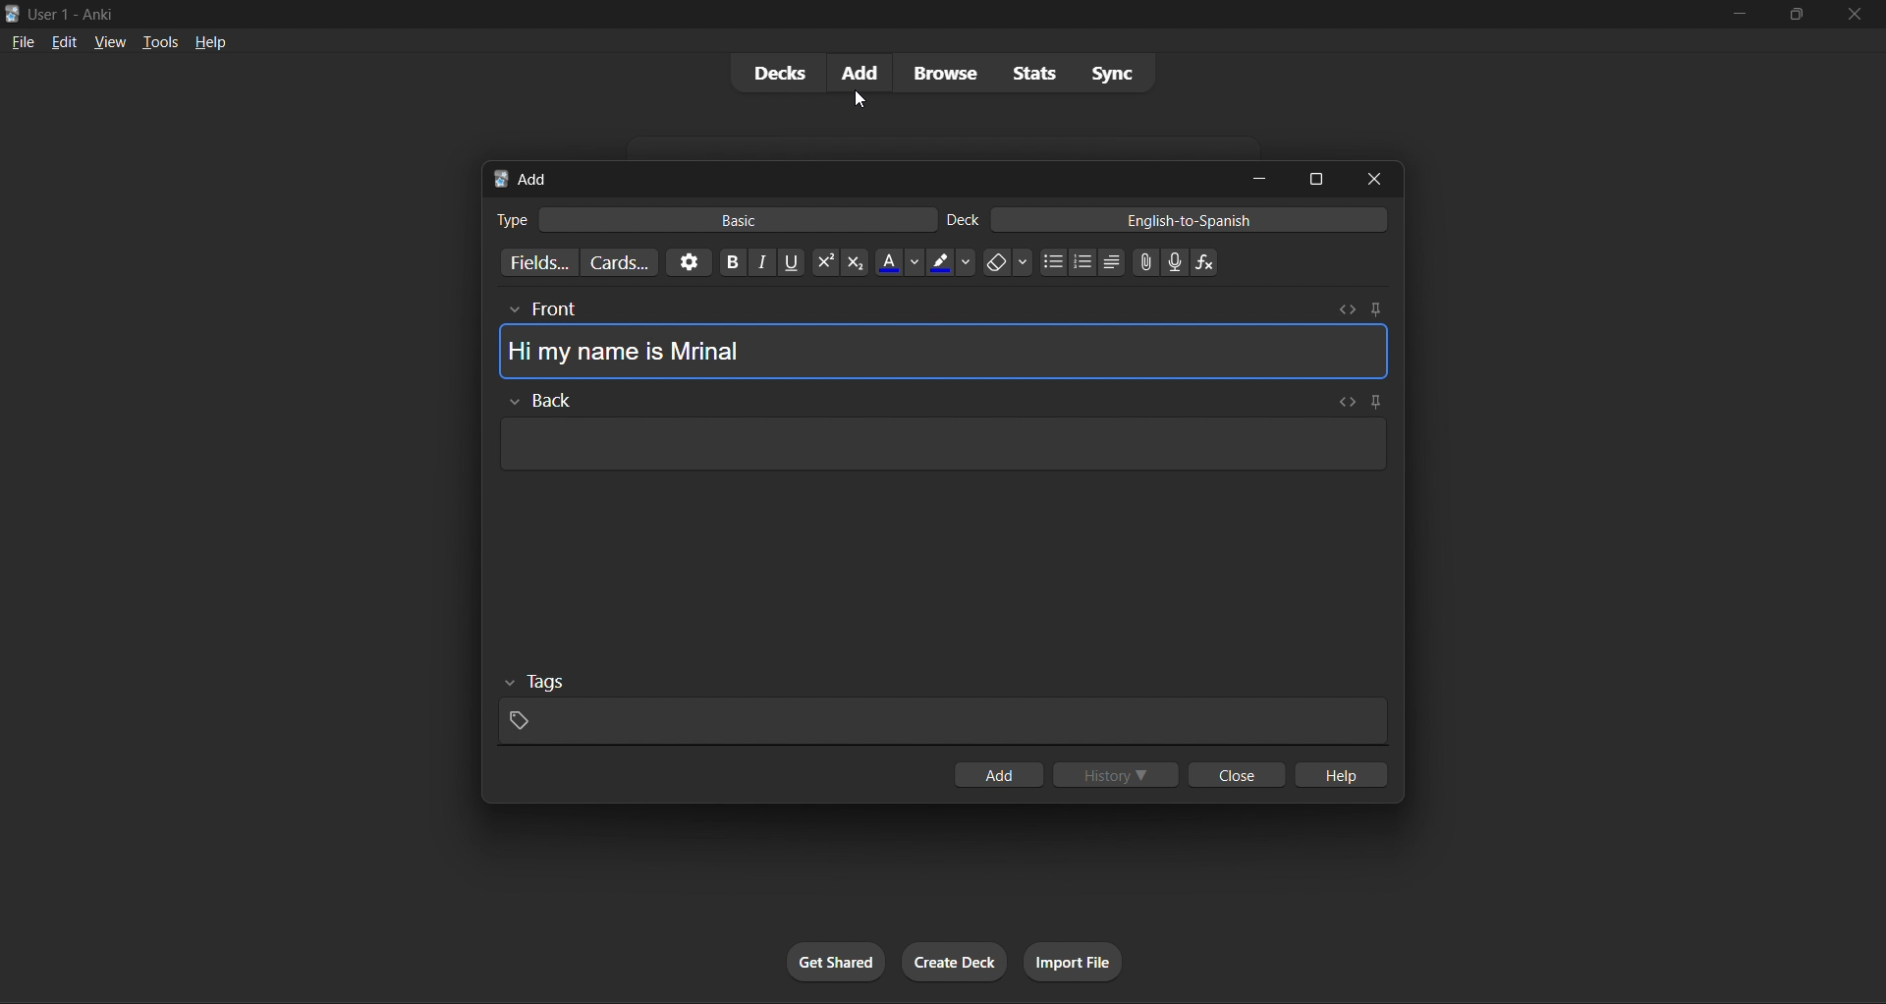 The width and height of the screenshot is (1886, 1004). I want to click on english-to-spanish deck, so click(1168, 222).